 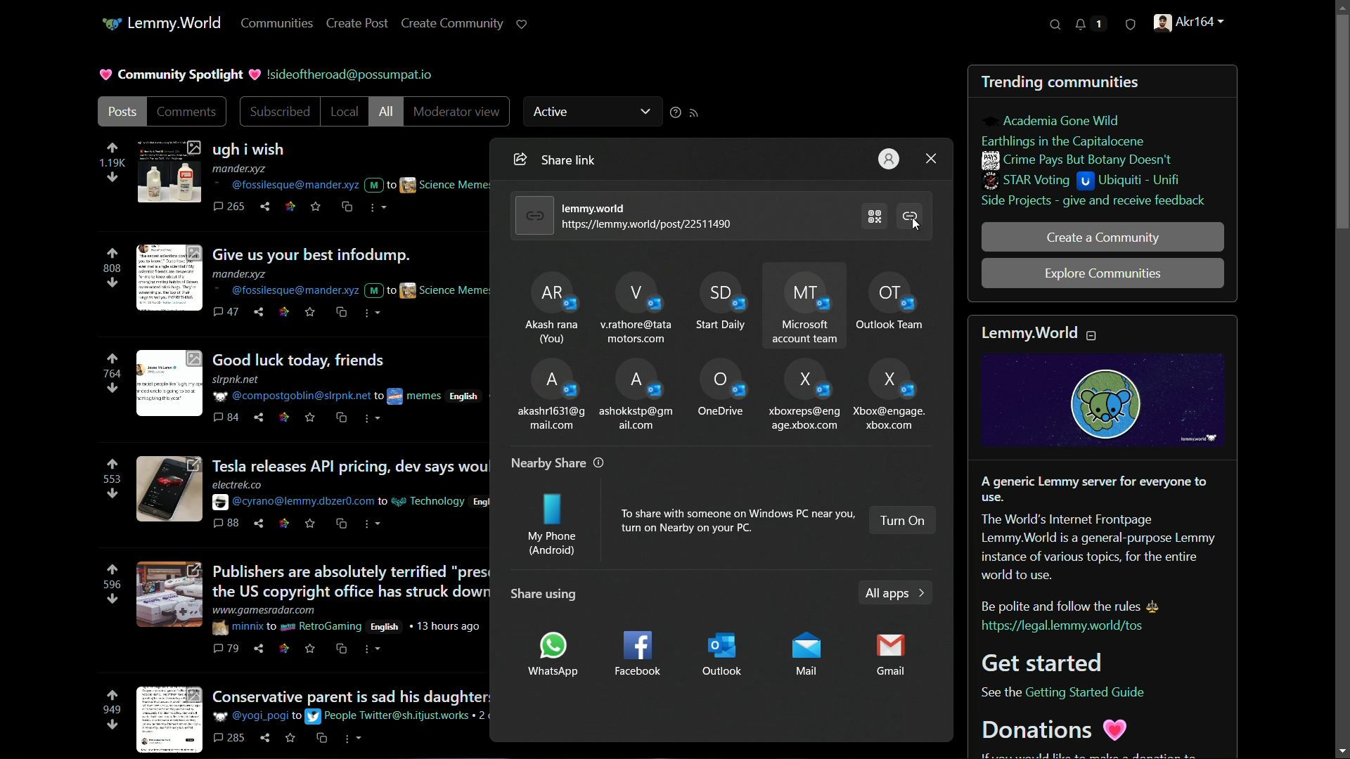 What do you see at coordinates (721, 391) in the screenshot?
I see `onedrive` at bounding box center [721, 391].